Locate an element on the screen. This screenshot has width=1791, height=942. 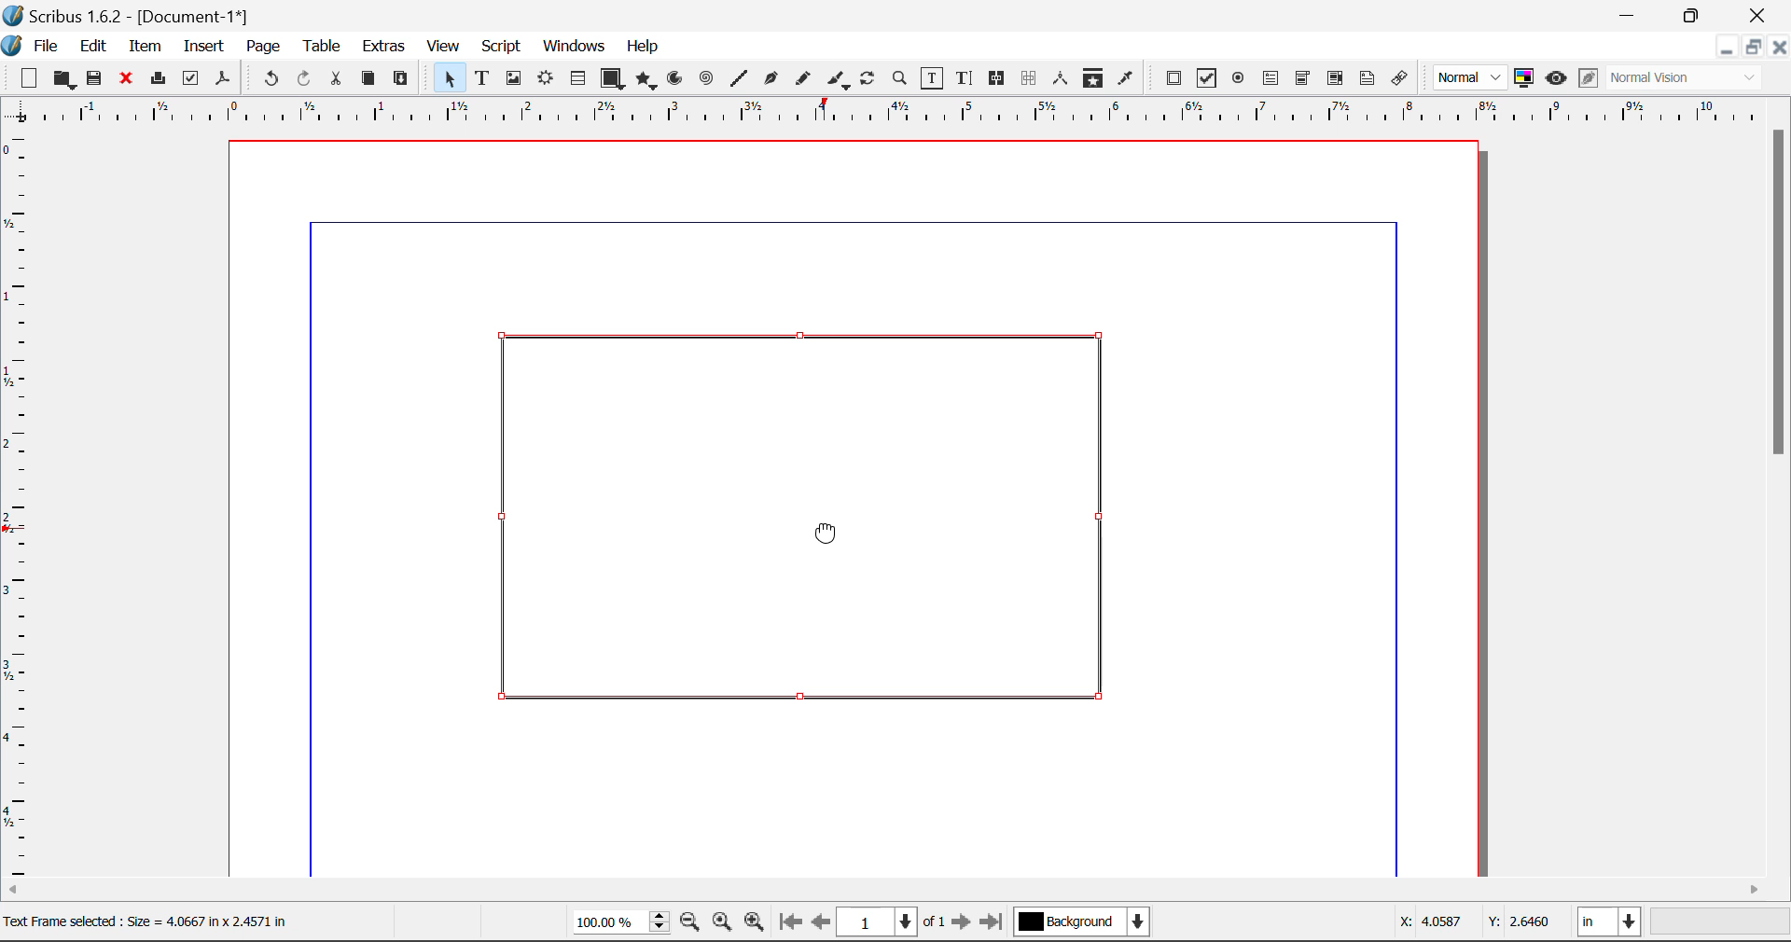
Pdf Listbox is located at coordinates (1333, 78).